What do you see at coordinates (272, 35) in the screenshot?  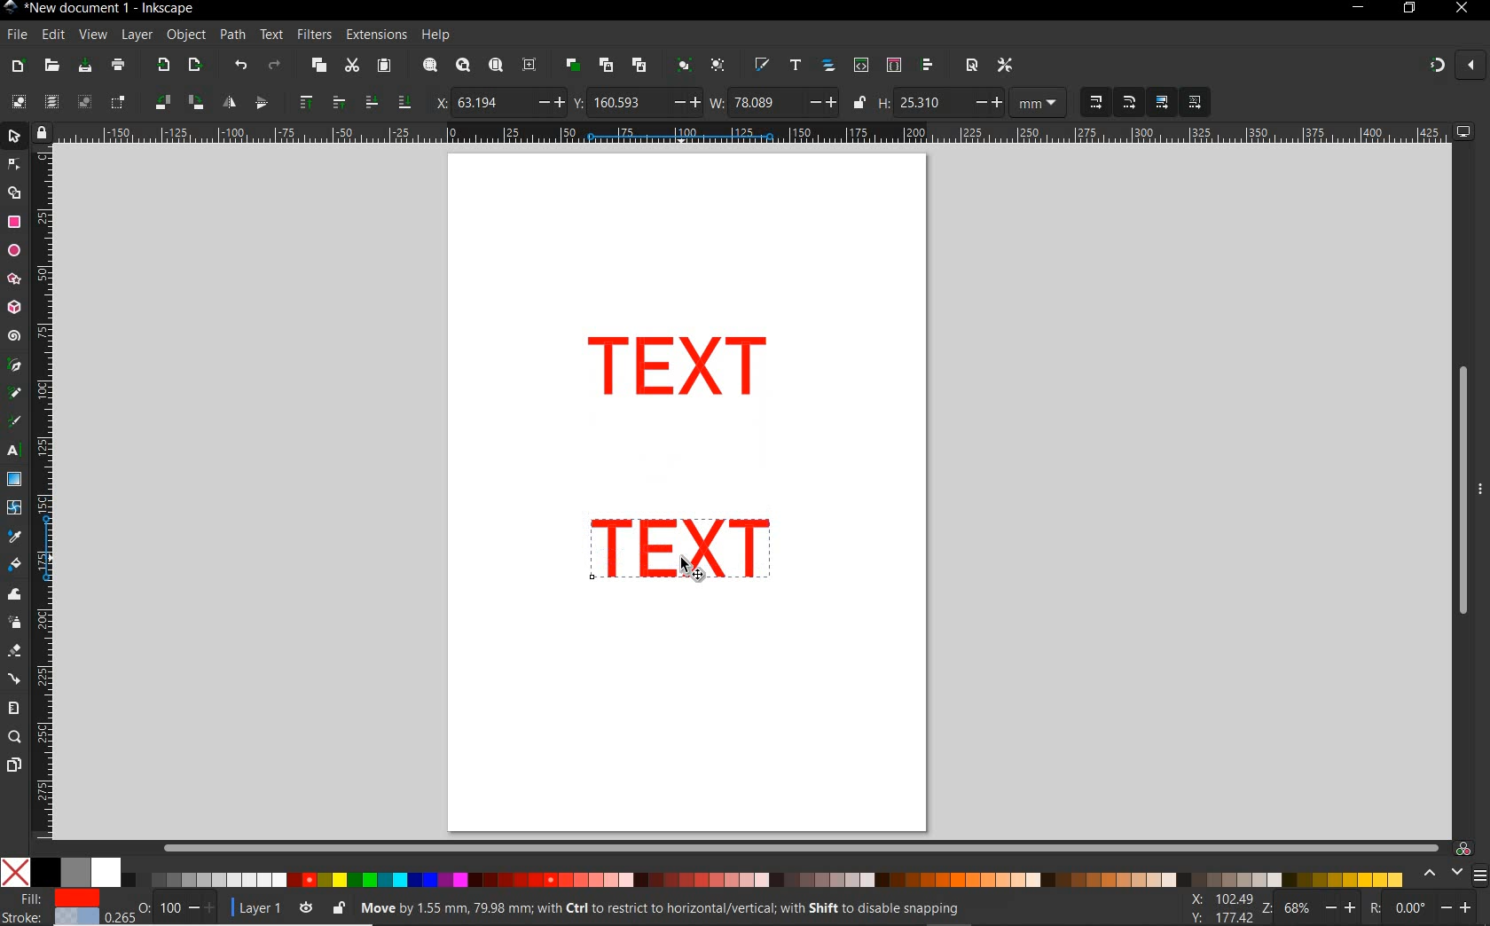 I see `text` at bounding box center [272, 35].